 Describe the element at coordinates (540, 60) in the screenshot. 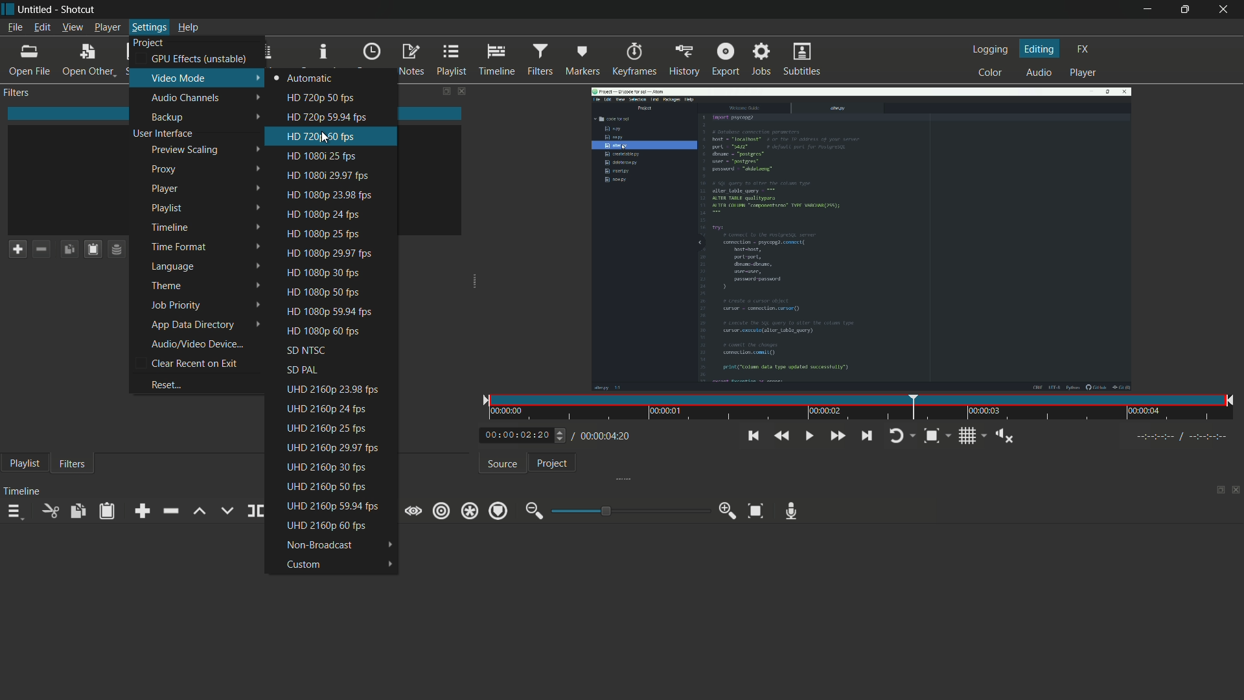

I see `filters` at that location.